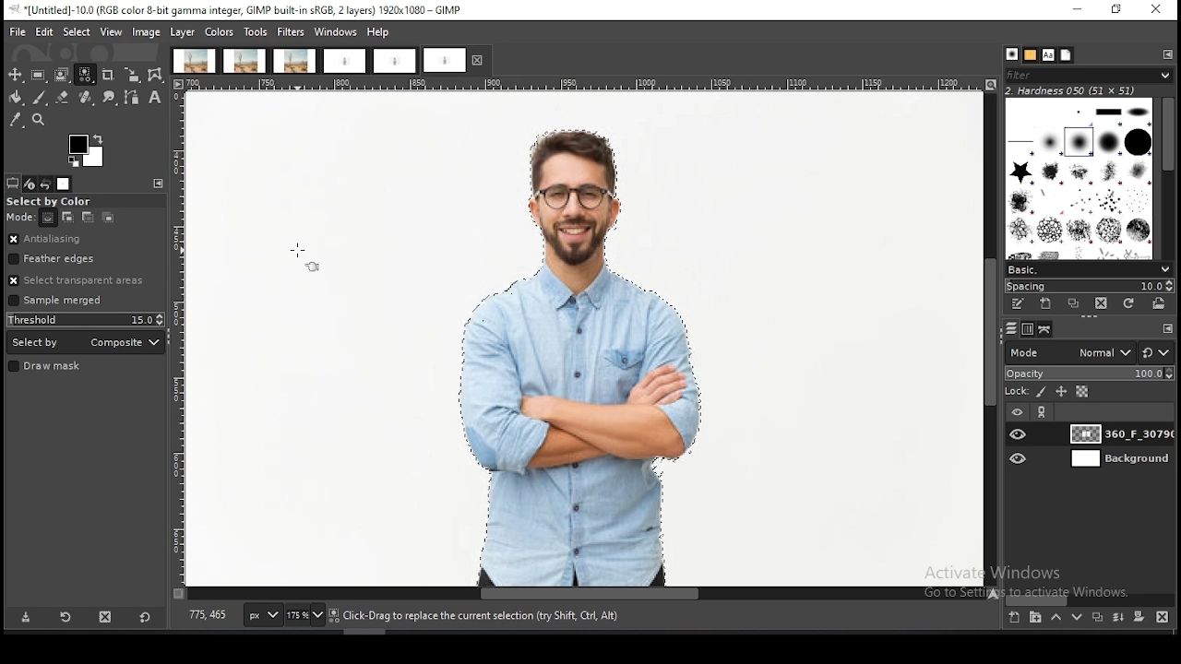  What do you see at coordinates (1127, 304) in the screenshot?
I see `refresh brushes` at bounding box center [1127, 304].